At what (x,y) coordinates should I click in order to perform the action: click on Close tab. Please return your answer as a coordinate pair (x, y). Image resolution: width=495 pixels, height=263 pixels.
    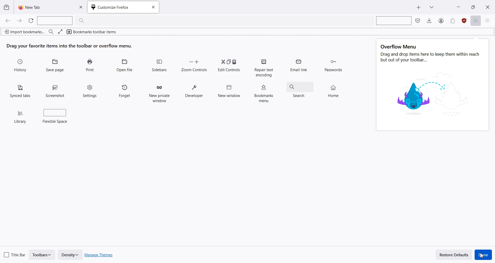
    Looking at the image, I should click on (153, 7).